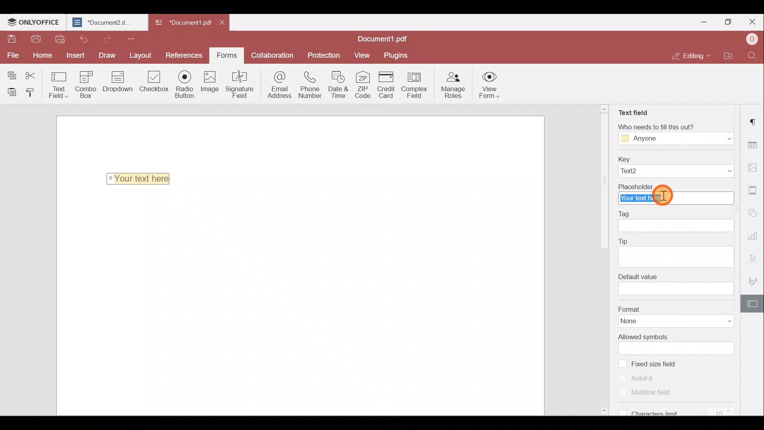  What do you see at coordinates (140, 178) in the screenshot?
I see `Your text here` at bounding box center [140, 178].